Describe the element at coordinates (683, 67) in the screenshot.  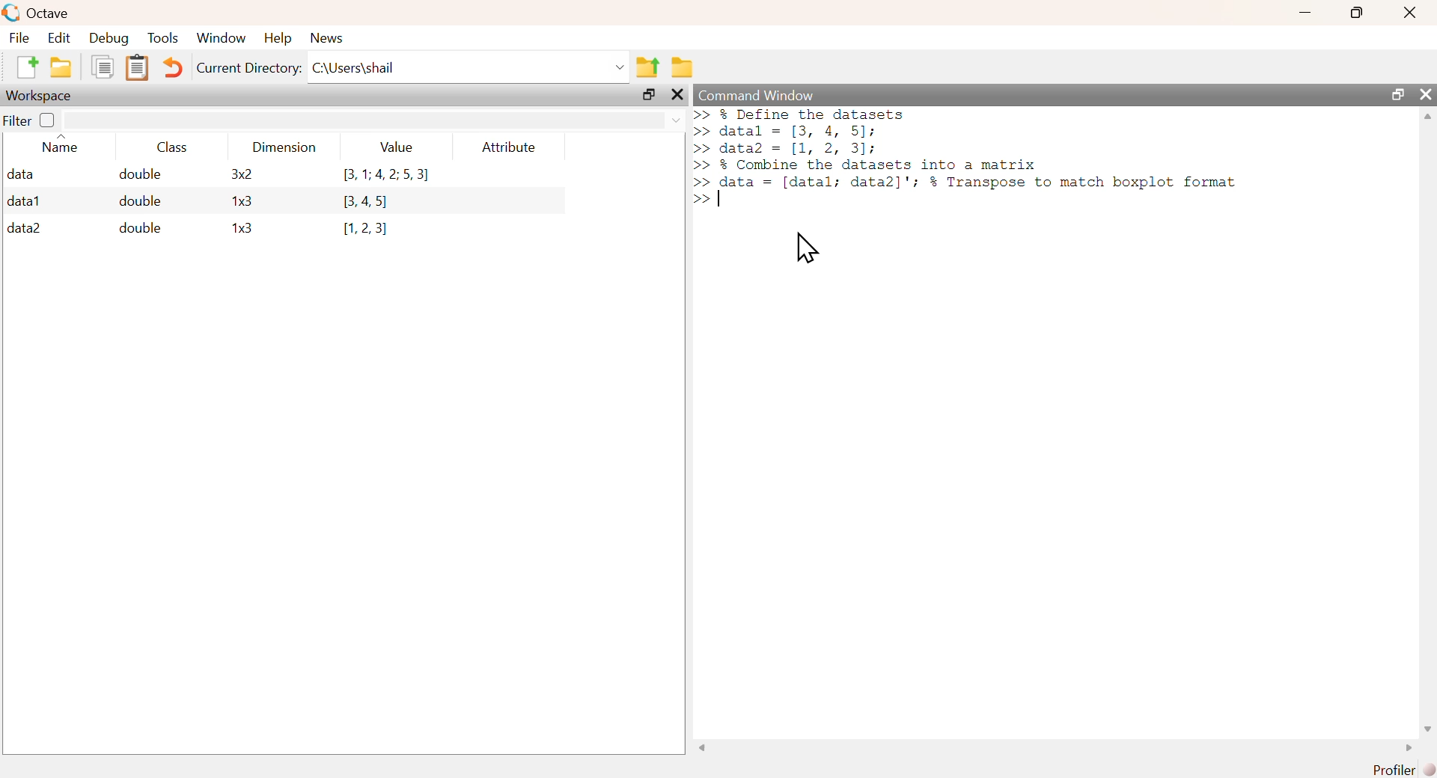
I see `Folder` at that location.